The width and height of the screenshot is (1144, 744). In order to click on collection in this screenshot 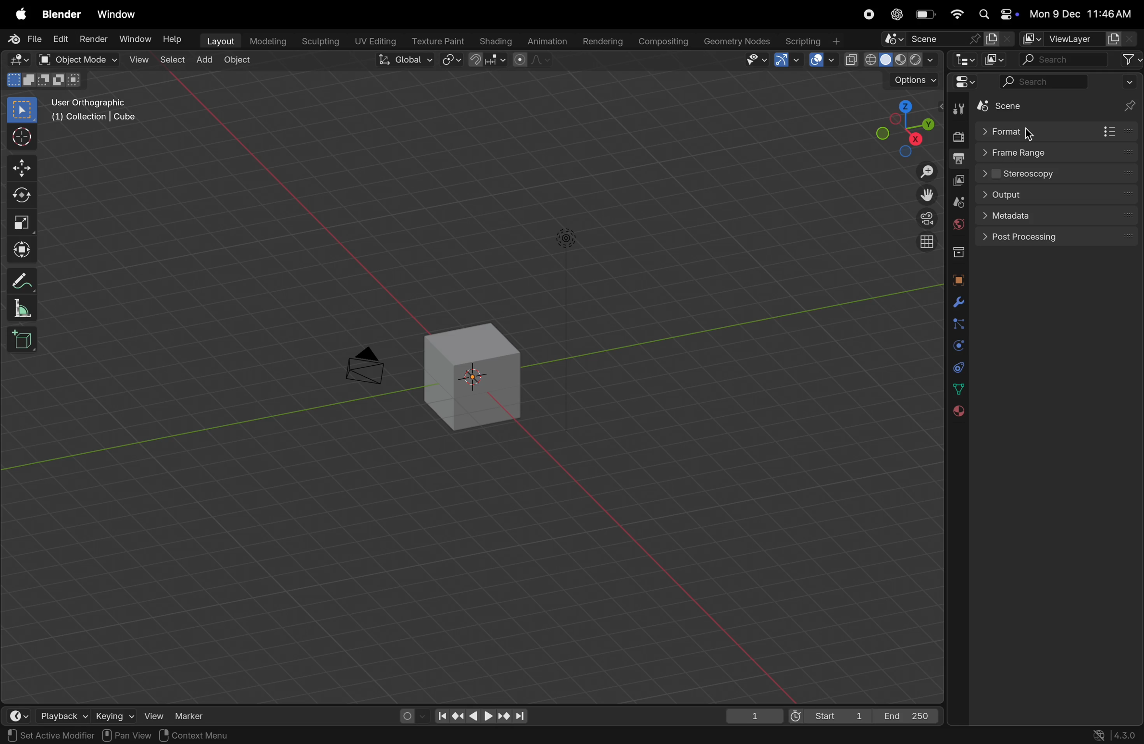, I will do `click(959, 254)`.